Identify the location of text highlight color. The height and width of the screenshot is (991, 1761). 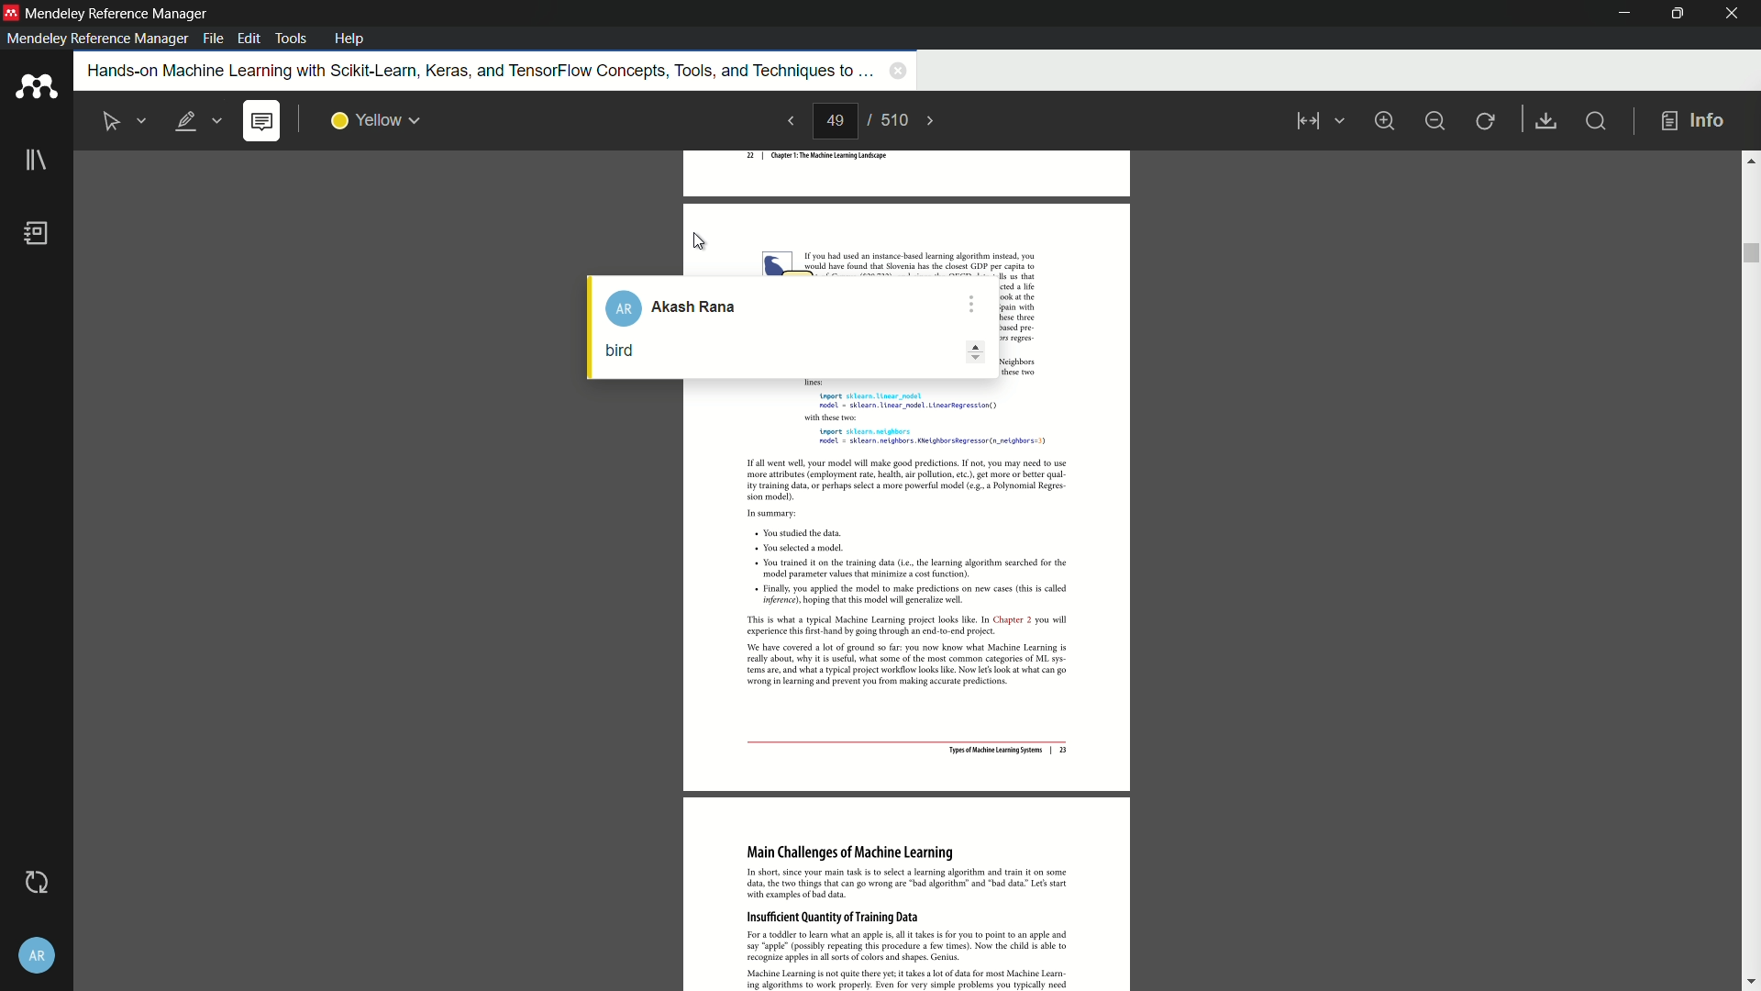
(374, 120).